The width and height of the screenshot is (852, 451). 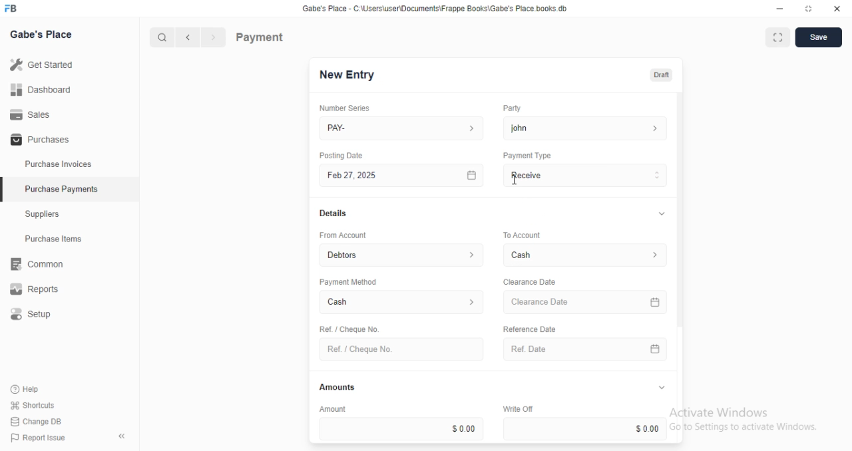 What do you see at coordinates (680, 268) in the screenshot?
I see `vertical scroll bar` at bounding box center [680, 268].